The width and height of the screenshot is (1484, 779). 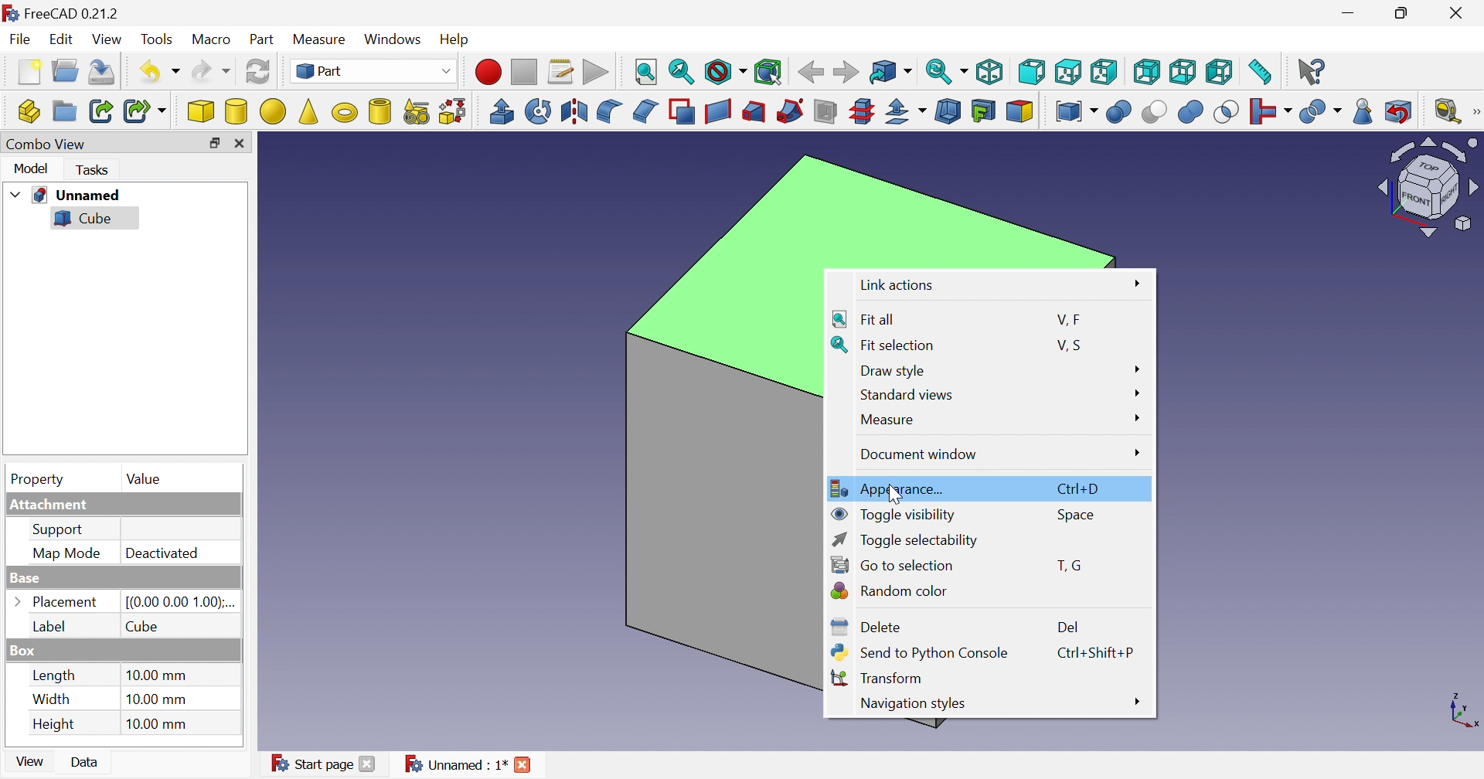 I want to click on Fit selection, so click(x=884, y=345).